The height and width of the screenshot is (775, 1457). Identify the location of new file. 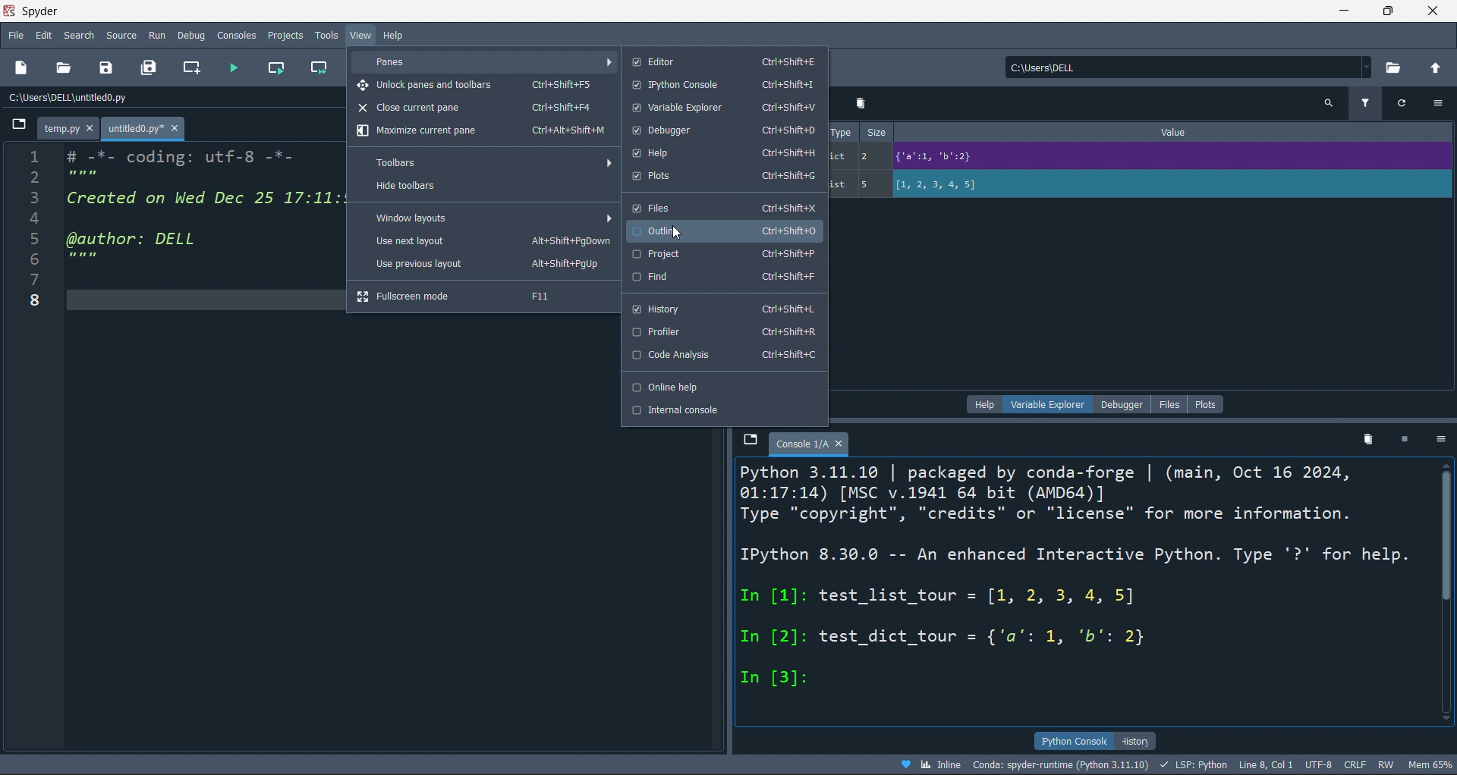
(21, 69).